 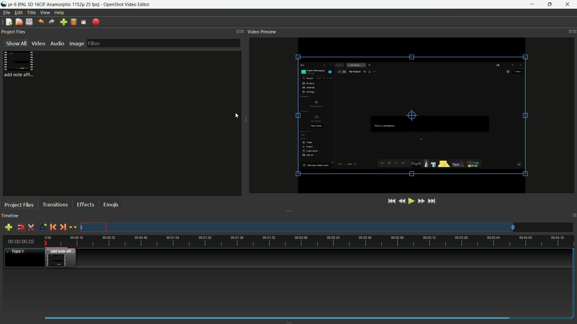 I want to click on close project files, so click(x=242, y=31).